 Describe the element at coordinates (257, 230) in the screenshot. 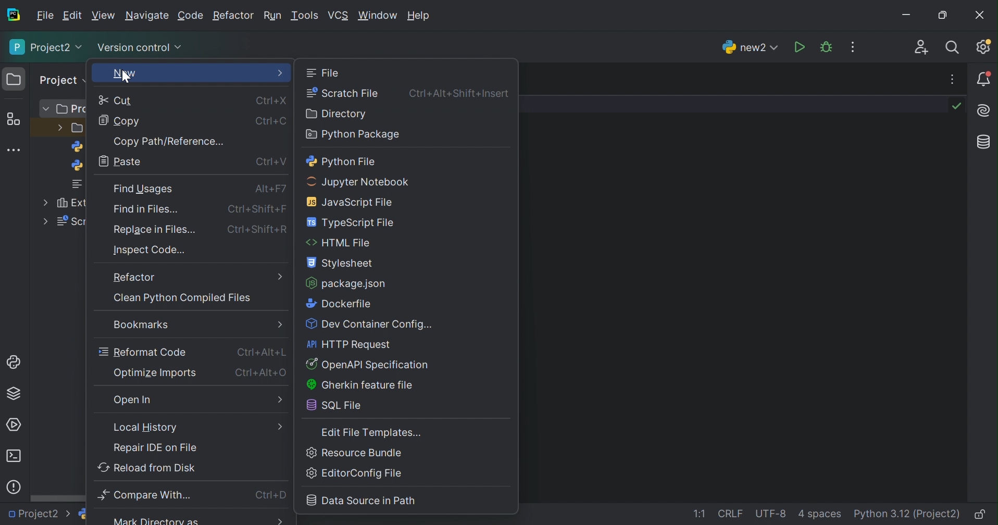

I see `Ctrl+Shift+R` at that location.